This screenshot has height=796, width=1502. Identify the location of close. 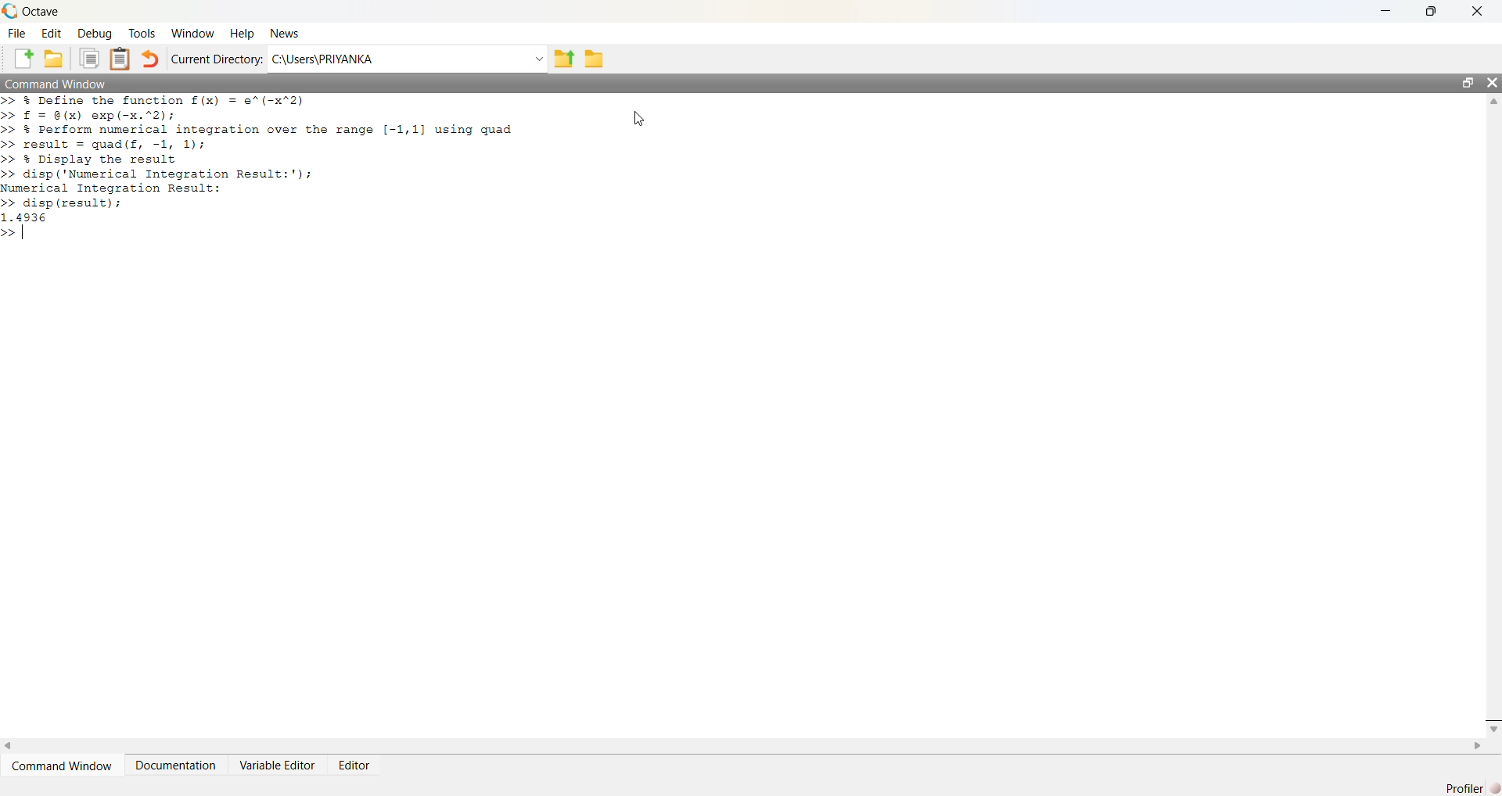
(1478, 11).